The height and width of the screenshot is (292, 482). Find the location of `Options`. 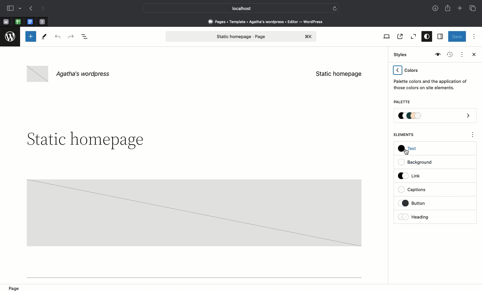

Options is located at coordinates (474, 36).